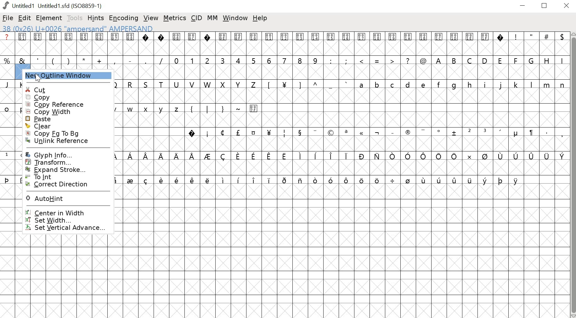 This screenshot has height=318, width=576. What do you see at coordinates (330, 60) in the screenshot?
I see `:` at bounding box center [330, 60].